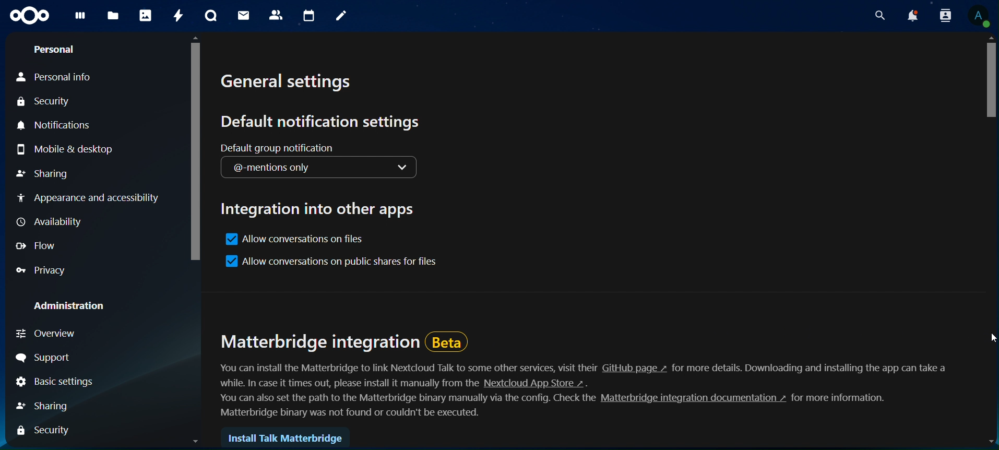 The width and height of the screenshot is (999, 450). Describe the element at coordinates (979, 16) in the screenshot. I see `View Profile` at that location.